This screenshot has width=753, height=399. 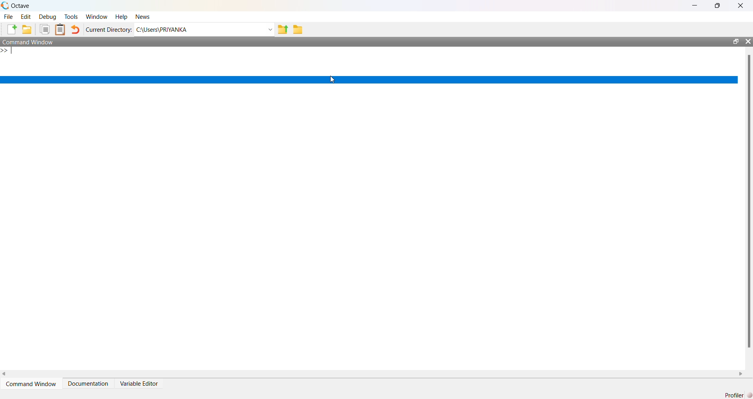 I want to click on Window, so click(x=97, y=17).